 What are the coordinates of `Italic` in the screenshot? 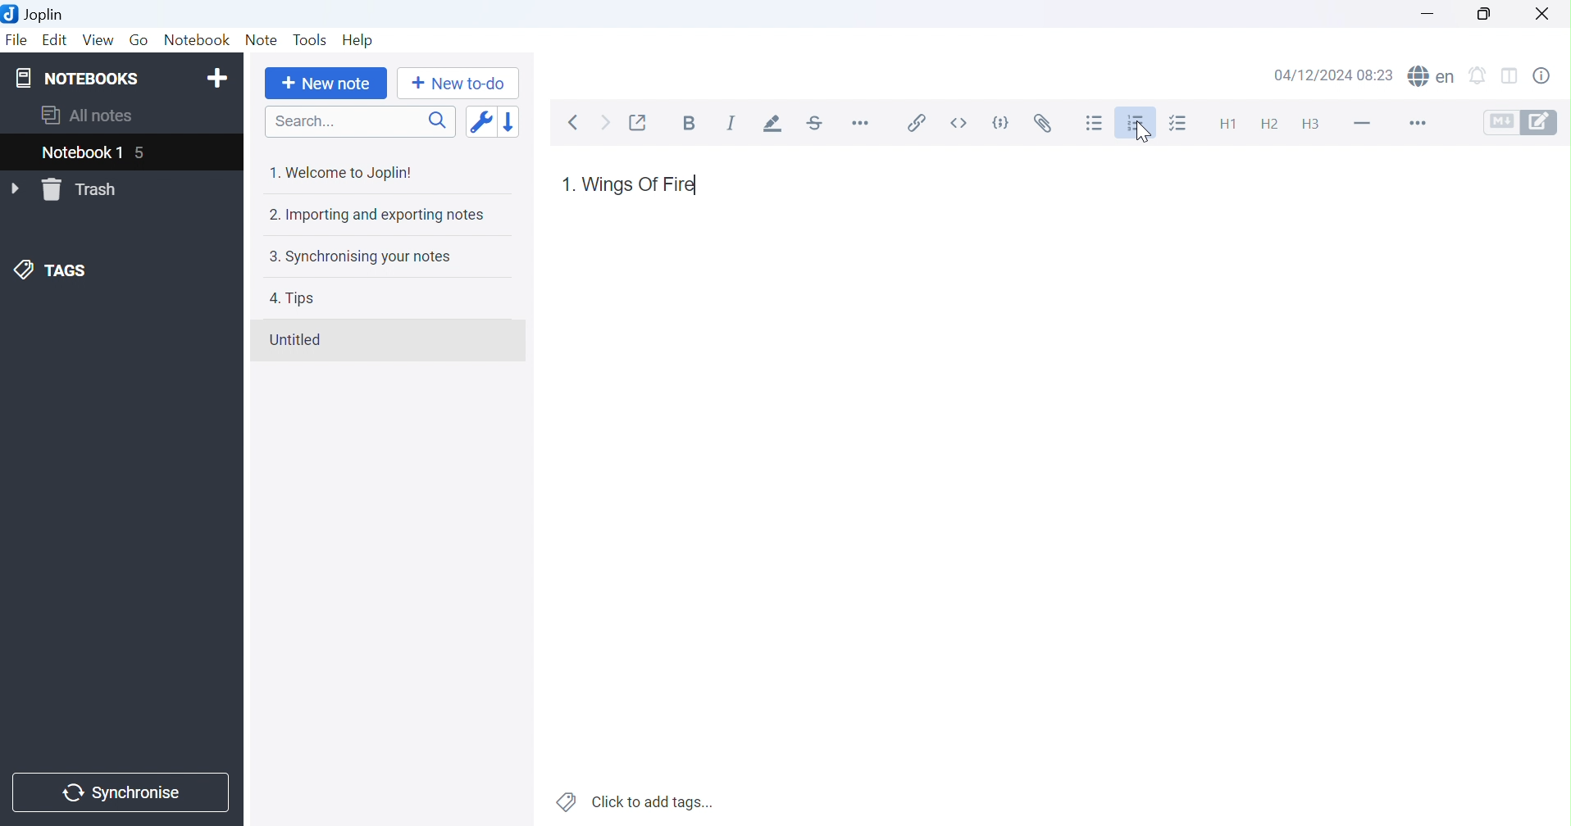 It's located at (732, 123).